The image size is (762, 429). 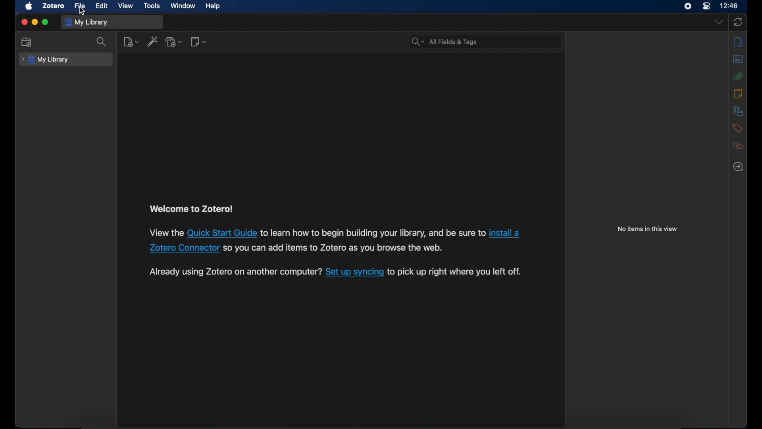 I want to click on related, so click(x=739, y=146).